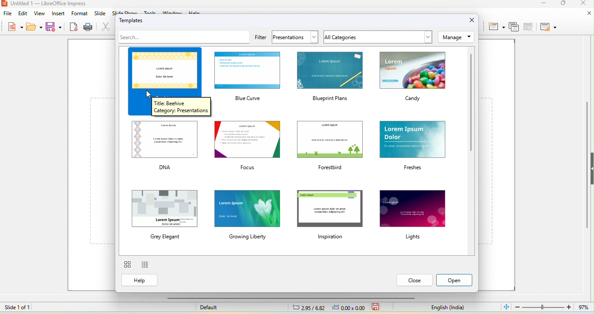 The width and height of the screenshot is (594, 314). Describe the element at coordinates (23, 13) in the screenshot. I see `edit` at that location.